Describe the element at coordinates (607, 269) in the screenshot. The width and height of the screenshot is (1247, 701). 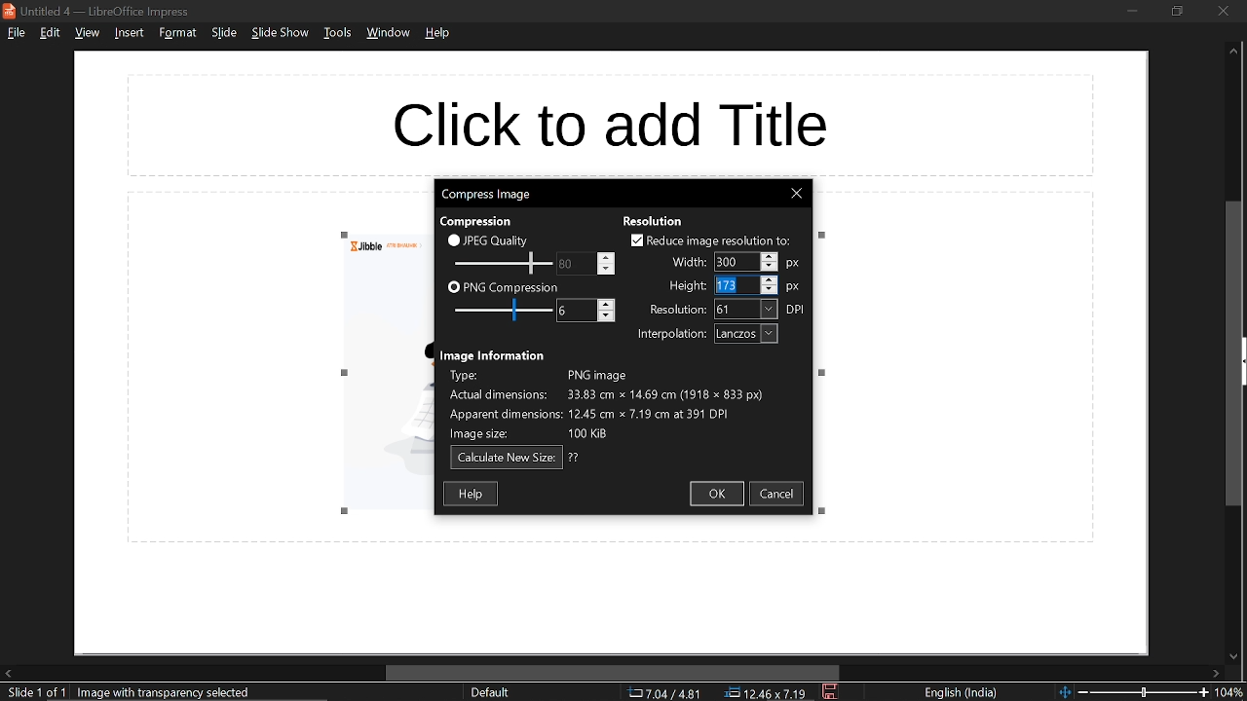
I see `Decrease ` at that location.